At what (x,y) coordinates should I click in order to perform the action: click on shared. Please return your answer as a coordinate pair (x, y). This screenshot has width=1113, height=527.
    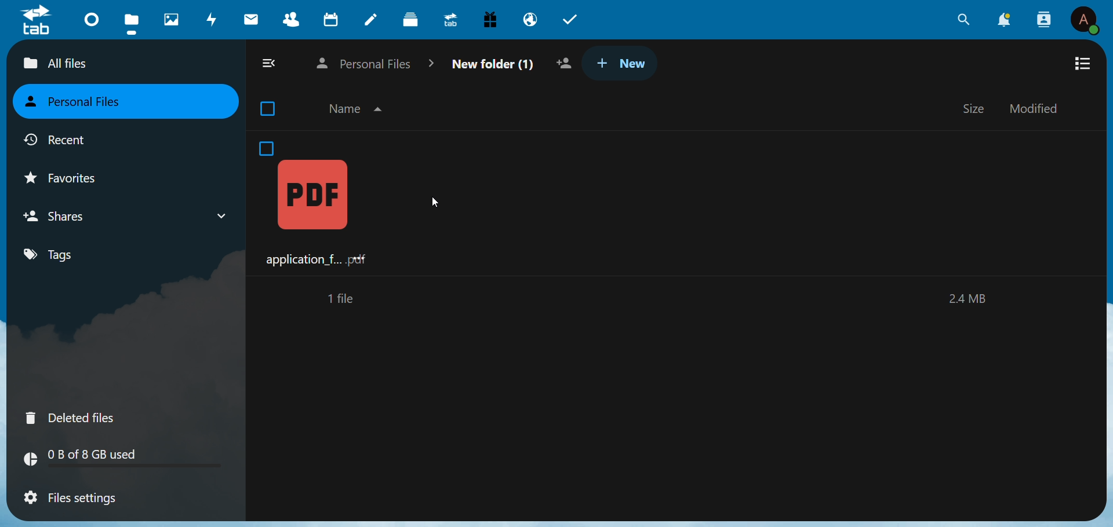
    Looking at the image, I should click on (567, 64).